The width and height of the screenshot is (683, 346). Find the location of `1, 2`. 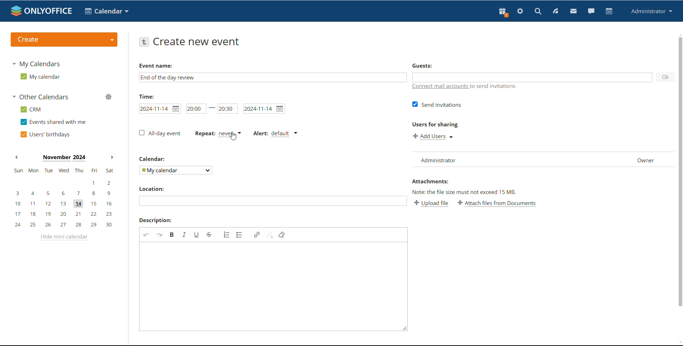

1, 2 is located at coordinates (63, 183).